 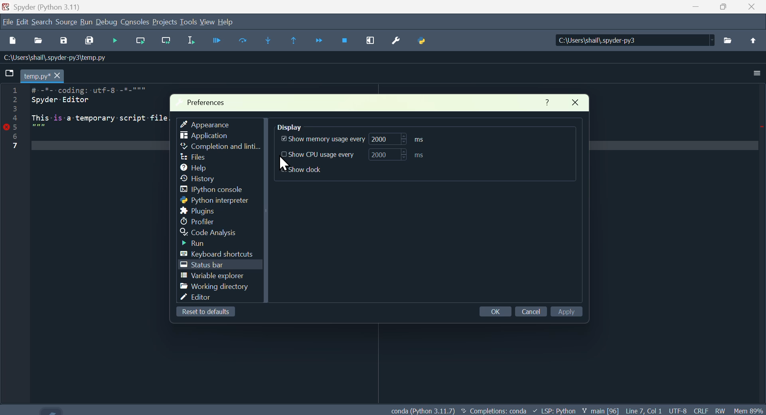 I want to click on Line numbers, so click(x=10, y=122).